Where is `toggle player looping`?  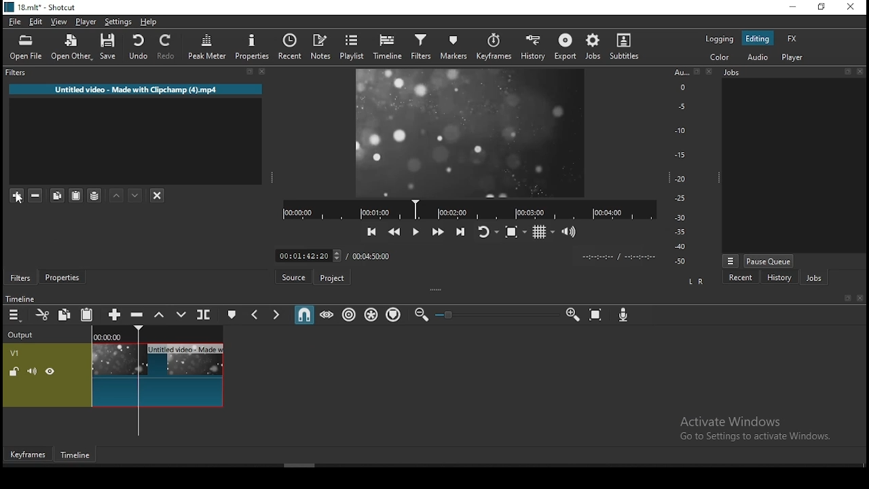
toggle player looping is located at coordinates (489, 232).